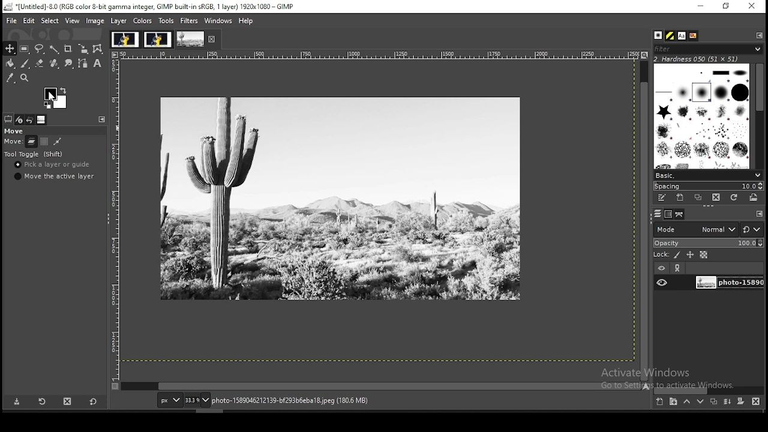  Describe the element at coordinates (44, 141) in the screenshot. I see `move channels` at that location.